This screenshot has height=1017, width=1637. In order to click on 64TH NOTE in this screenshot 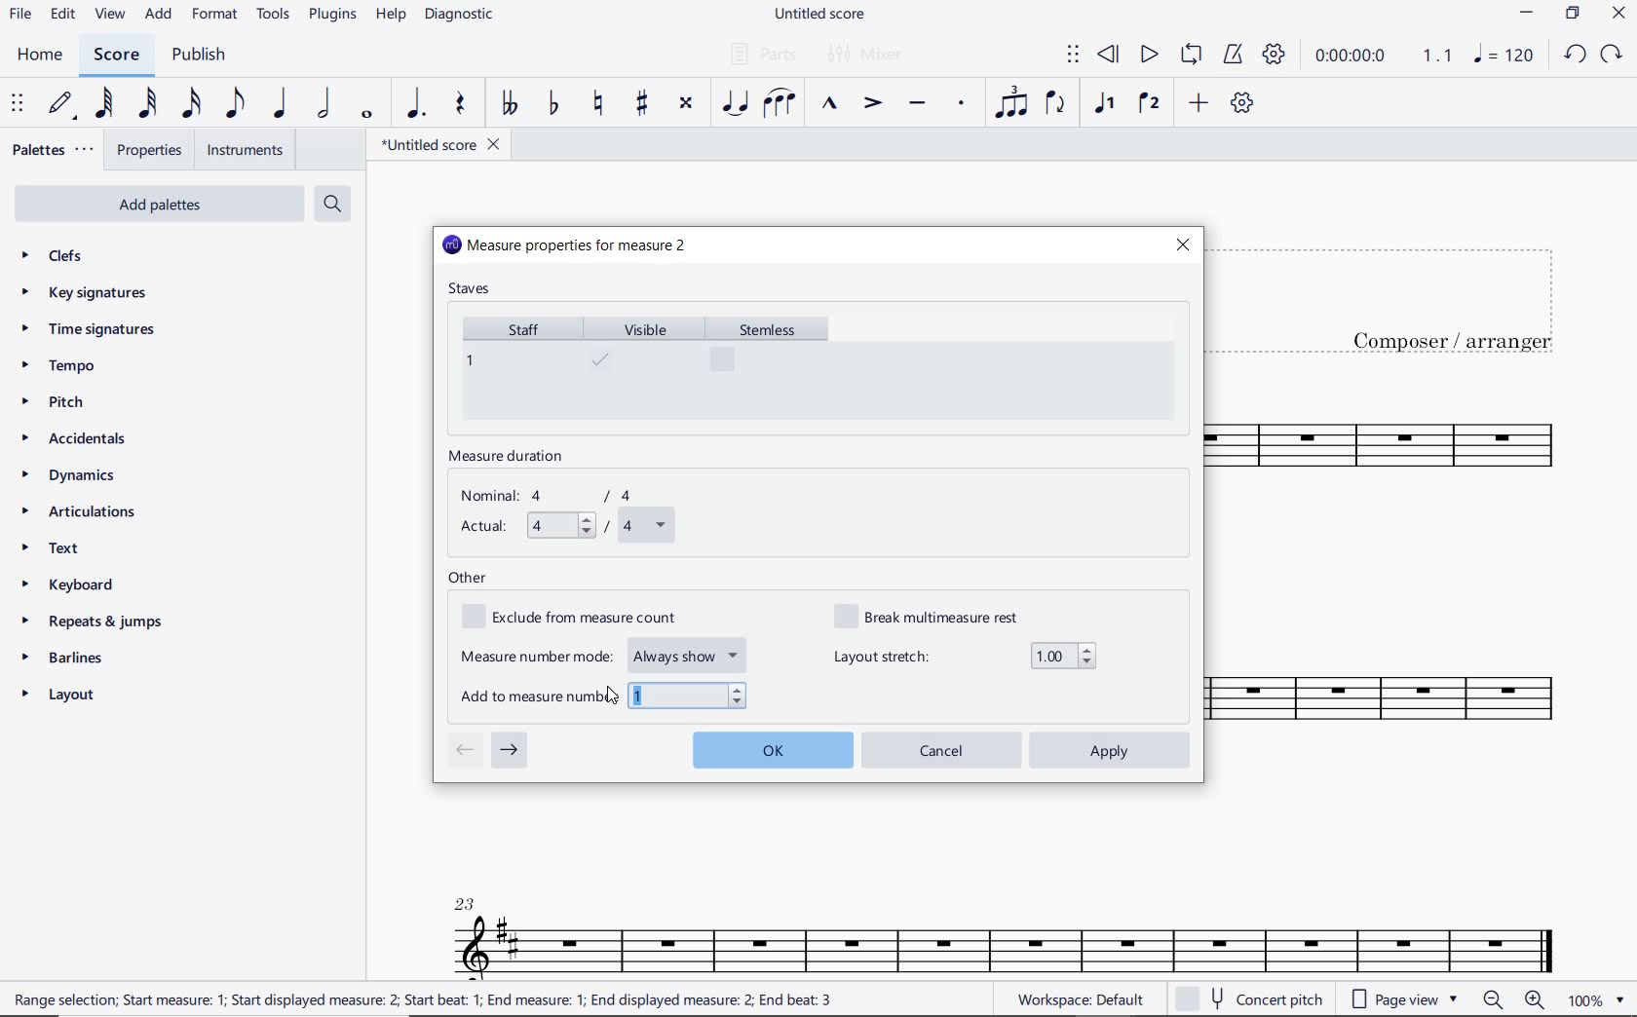, I will do `click(106, 104)`.